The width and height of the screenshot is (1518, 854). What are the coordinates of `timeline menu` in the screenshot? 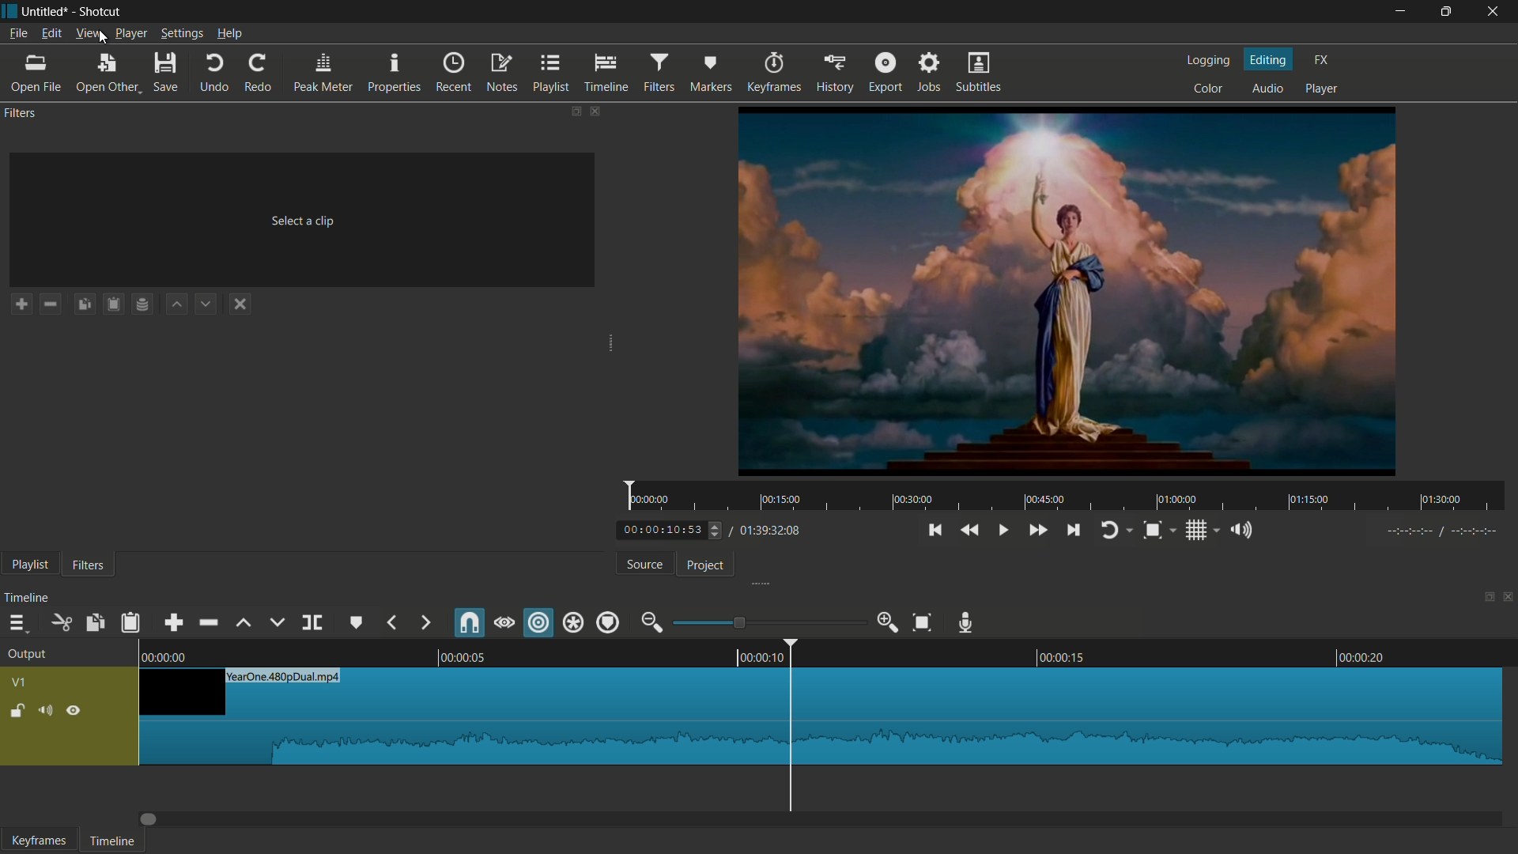 It's located at (16, 624).